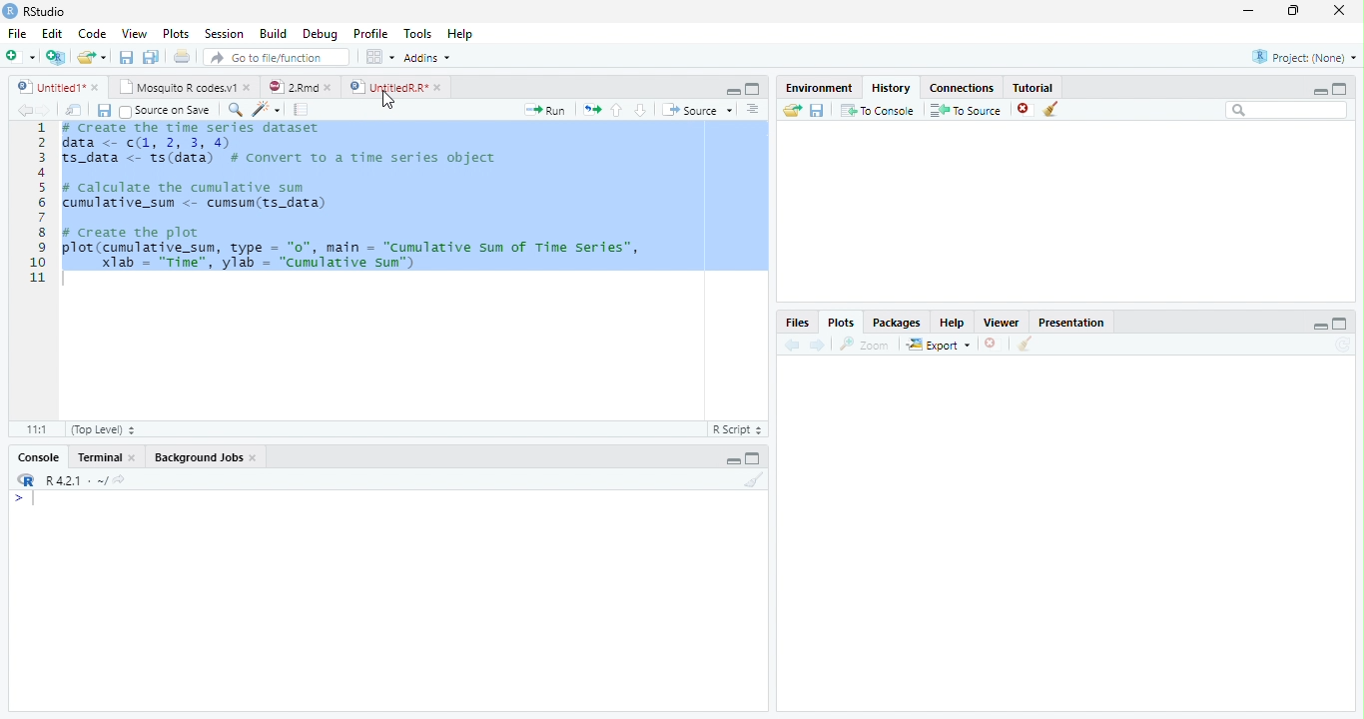  I want to click on Save, so click(102, 109).